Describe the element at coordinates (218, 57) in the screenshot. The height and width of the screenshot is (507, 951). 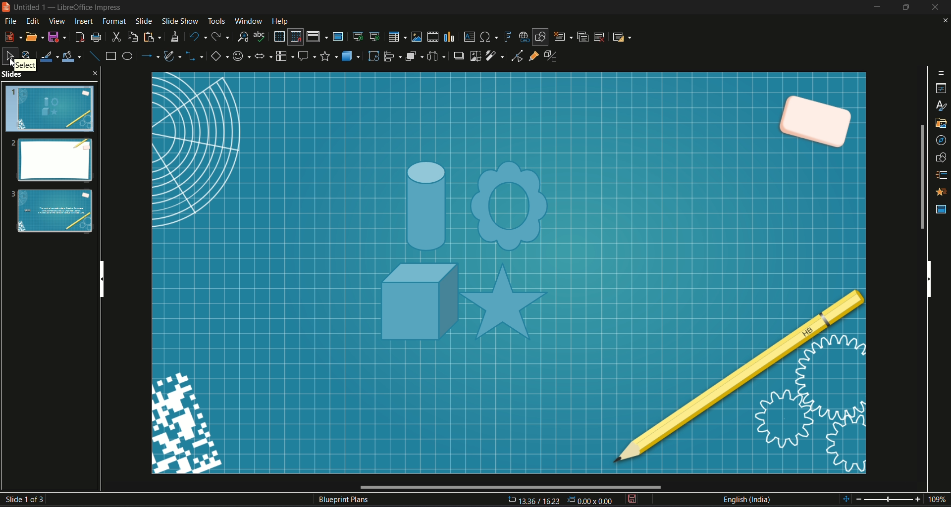
I see `basic shape` at that location.